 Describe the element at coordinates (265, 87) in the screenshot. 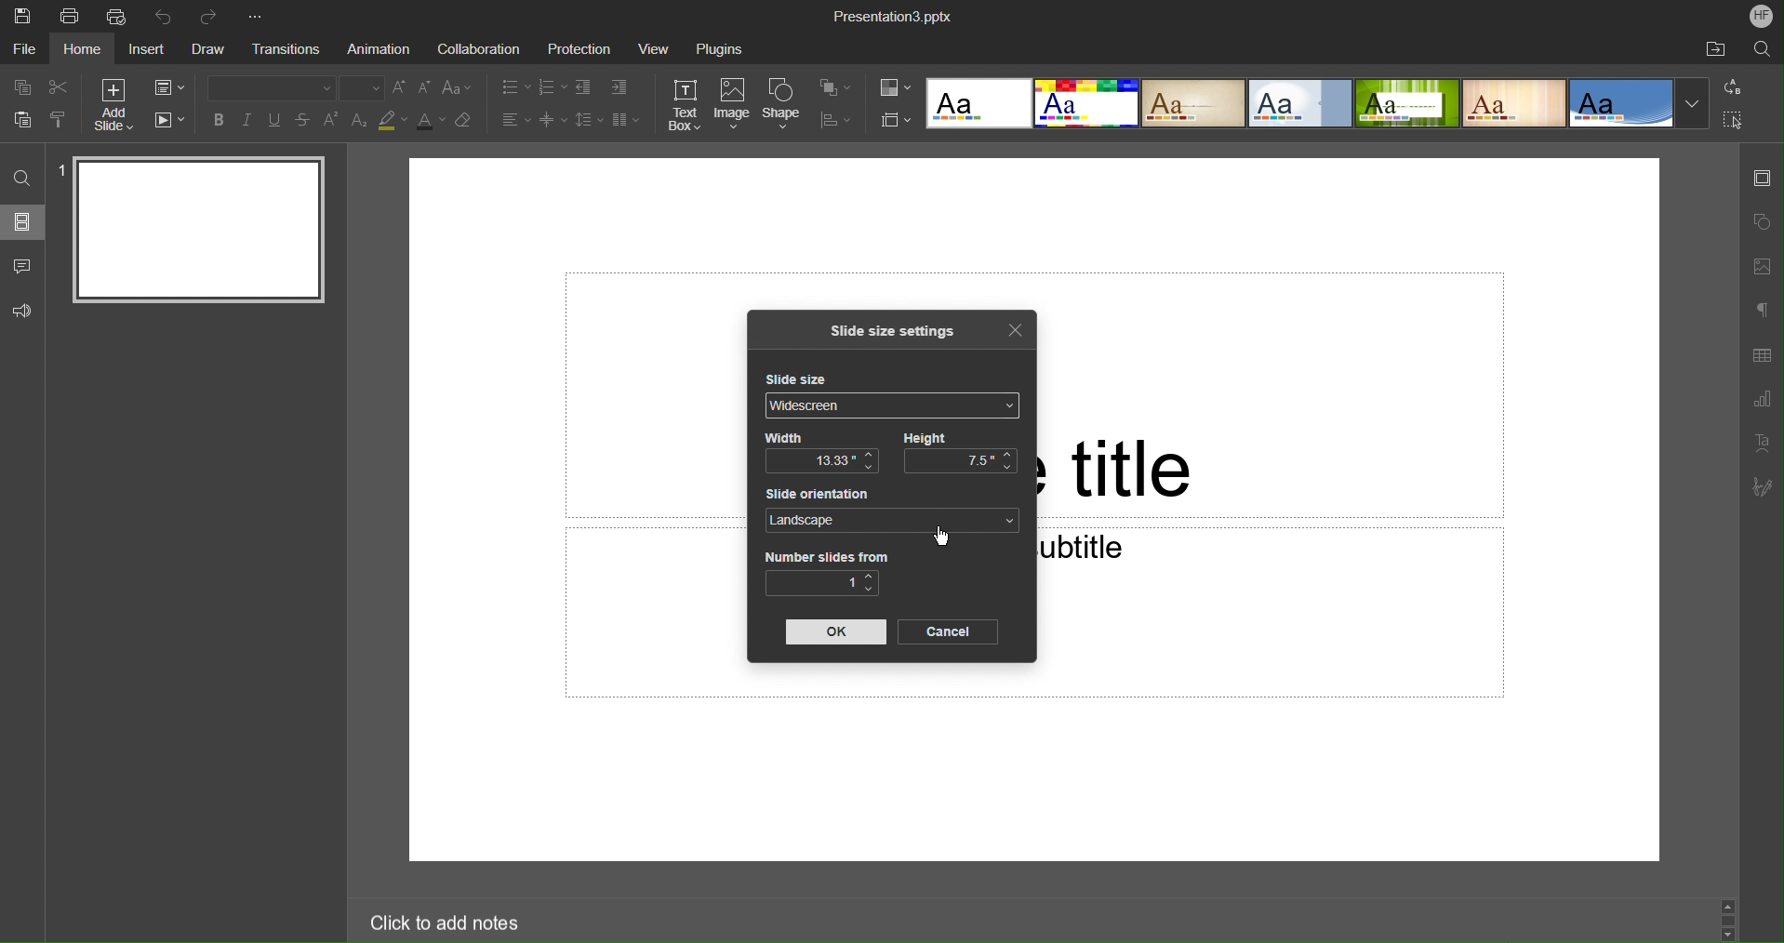

I see `Font Type` at that location.